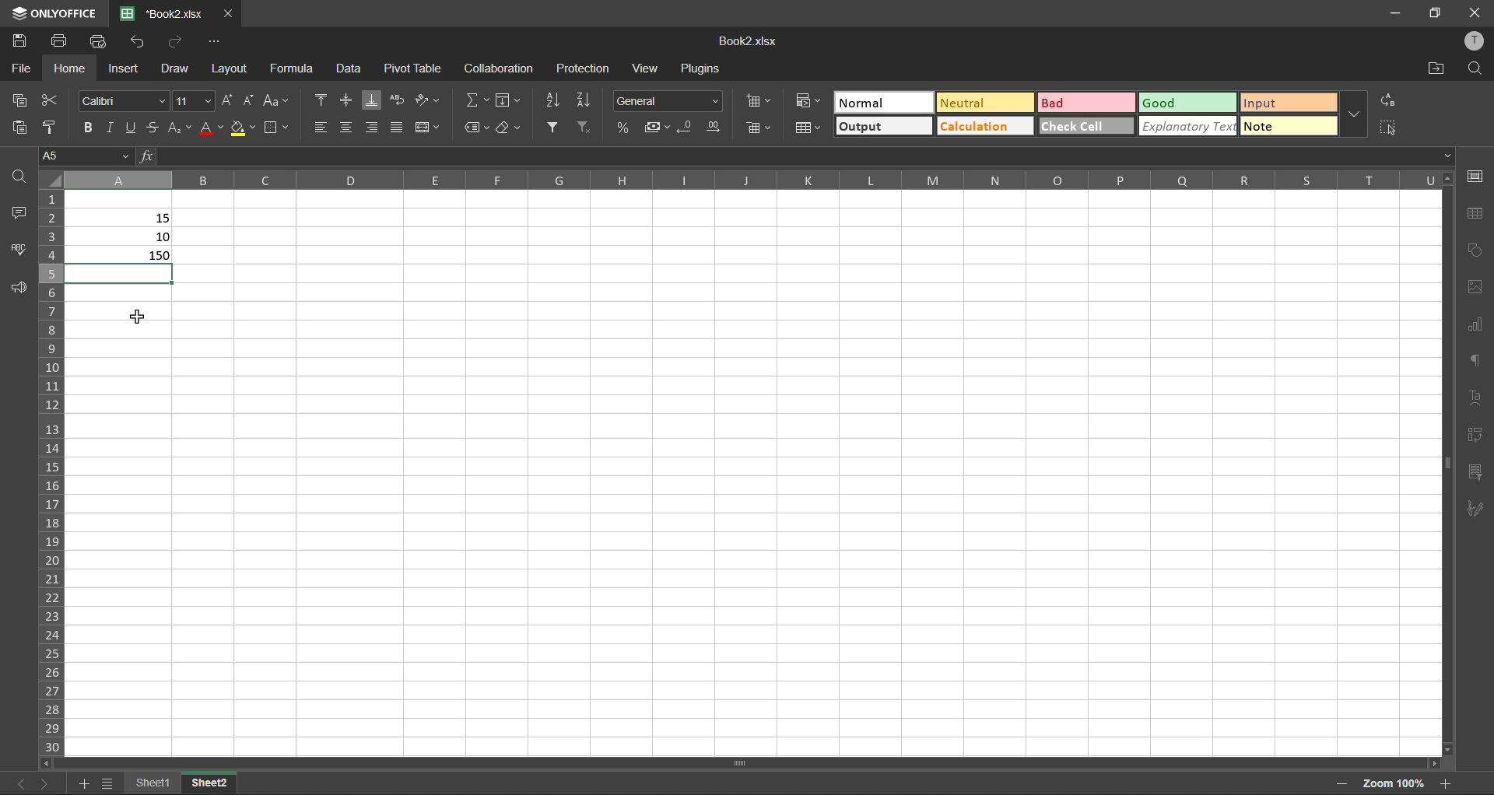  I want to click on more options, so click(1358, 116).